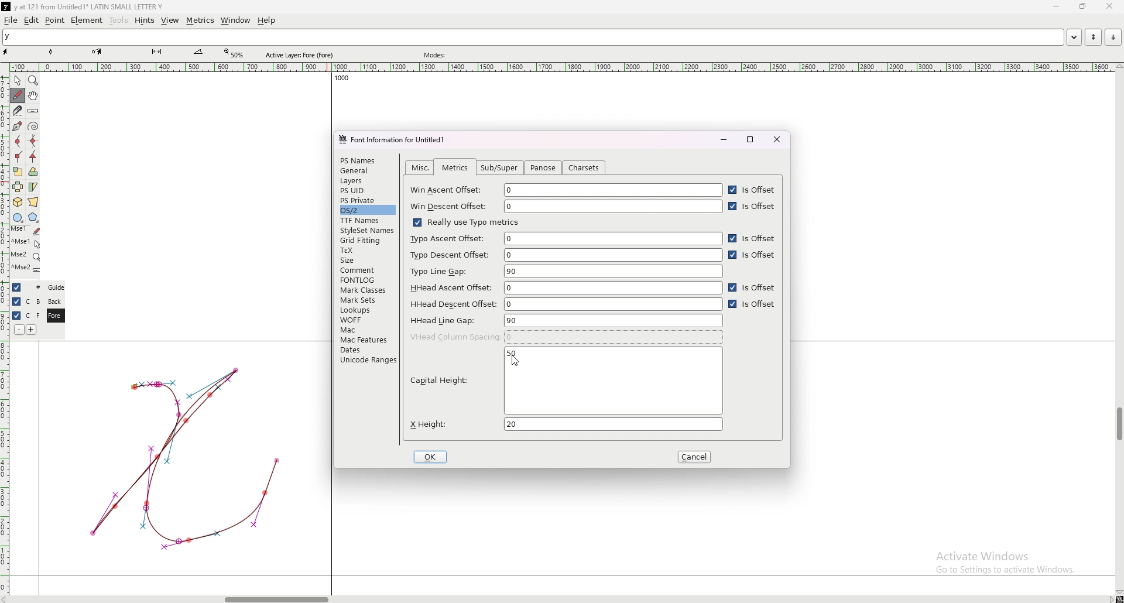  What do you see at coordinates (565, 381) in the screenshot?
I see `capital height` at bounding box center [565, 381].